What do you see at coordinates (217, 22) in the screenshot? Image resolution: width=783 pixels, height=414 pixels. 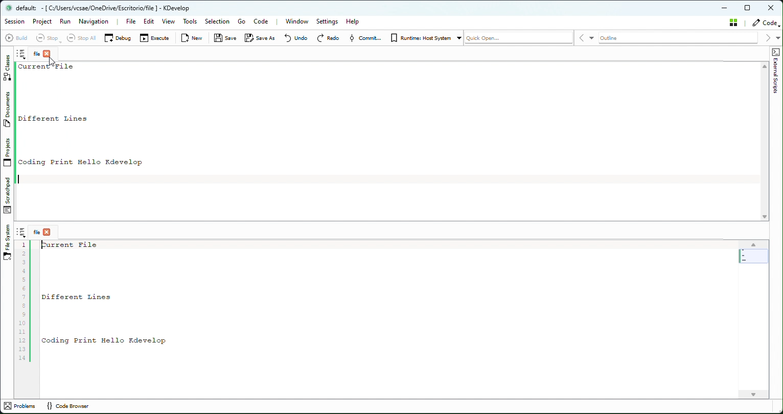 I see `Selection` at bounding box center [217, 22].